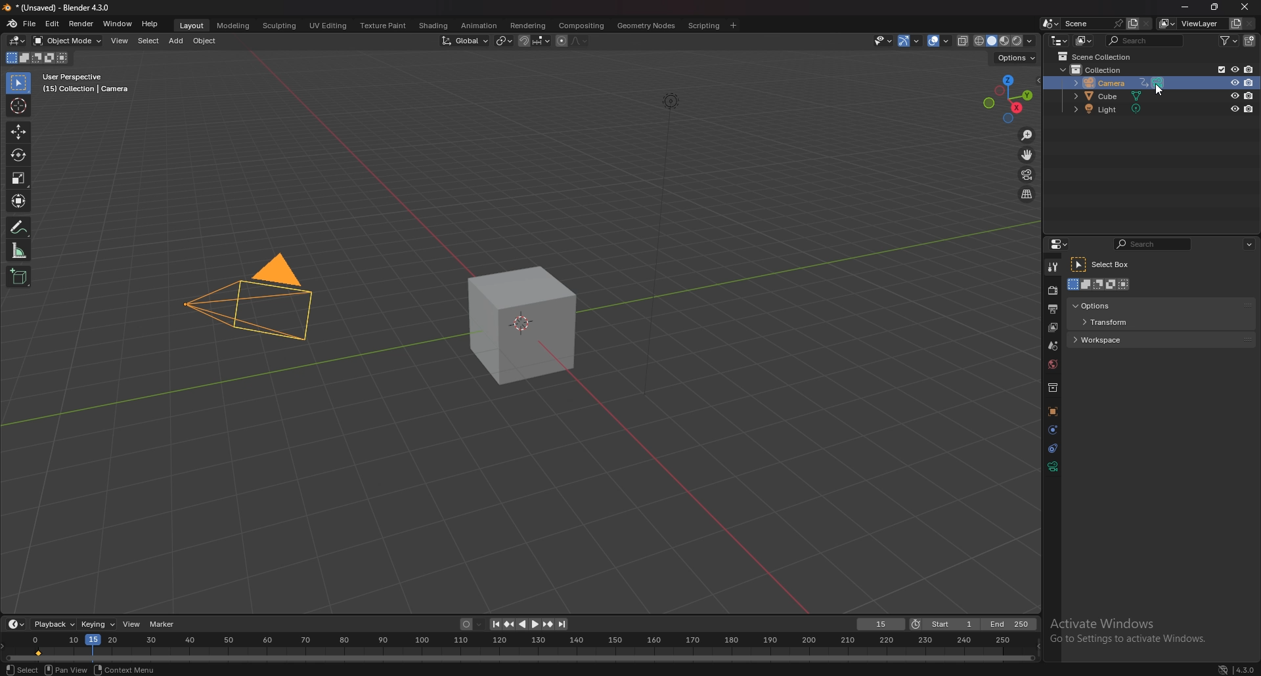 The width and height of the screenshot is (1261, 676). Describe the element at coordinates (99, 624) in the screenshot. I see `keying` at that location.